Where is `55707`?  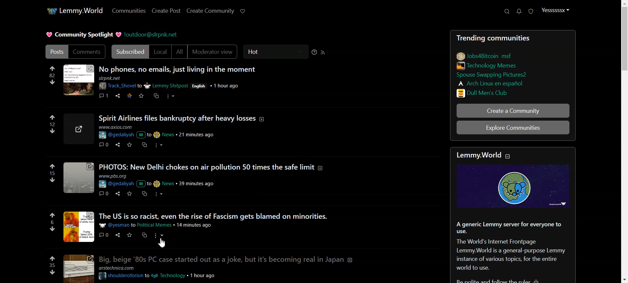 55707 is located at coordinates (53, 130).